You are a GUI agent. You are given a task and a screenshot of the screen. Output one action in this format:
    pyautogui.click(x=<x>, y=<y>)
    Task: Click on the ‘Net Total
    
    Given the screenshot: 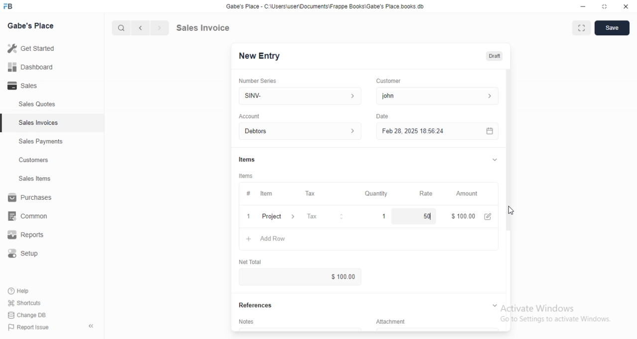 What is the action you would take?
    pyautogui.click(x=254, y=260)
    